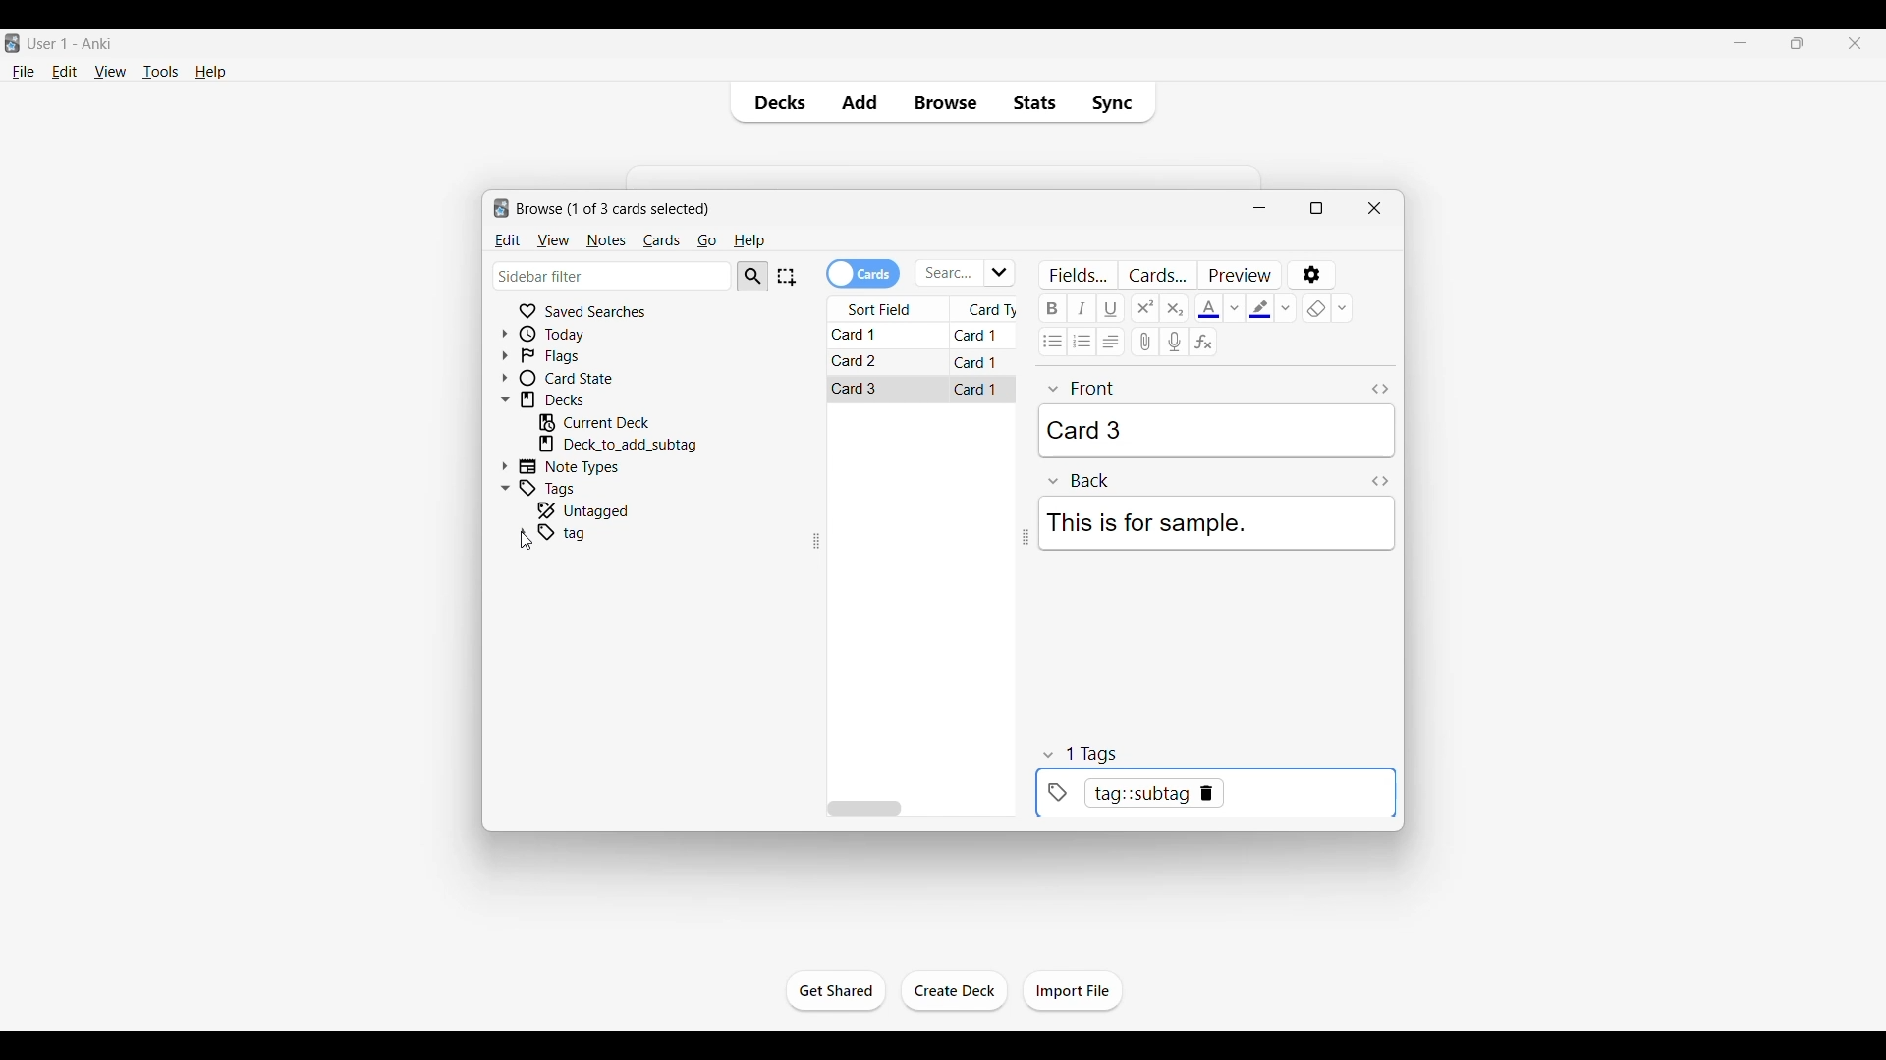 The image size is (1886, 1060). Describe the element at coordinates (1110, 342) in the screenshot. I see `Alignment` at that location.